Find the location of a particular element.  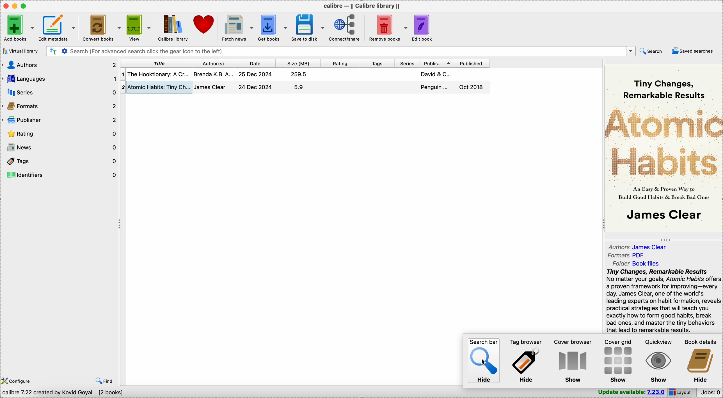

the hooktionary: a cr... is located at coordinates (158, 74).